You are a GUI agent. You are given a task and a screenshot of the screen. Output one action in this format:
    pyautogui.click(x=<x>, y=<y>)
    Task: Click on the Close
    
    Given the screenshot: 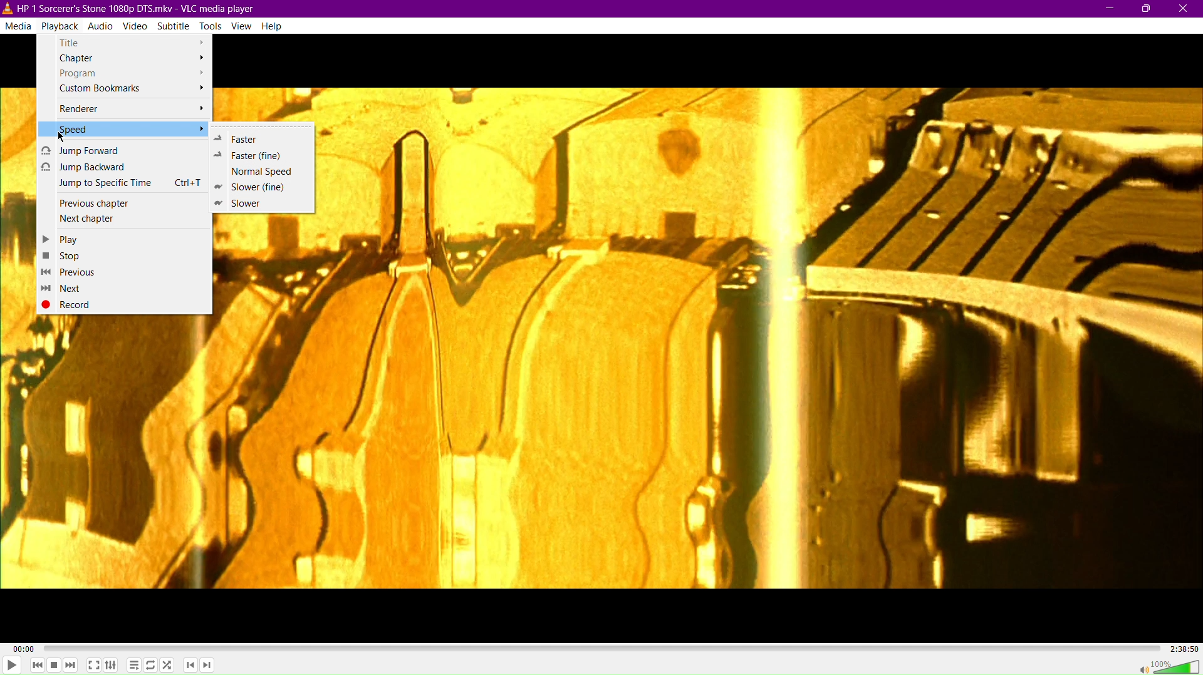 What is the action you would take?
    pyautogui.click(x=1184, y=8)
    